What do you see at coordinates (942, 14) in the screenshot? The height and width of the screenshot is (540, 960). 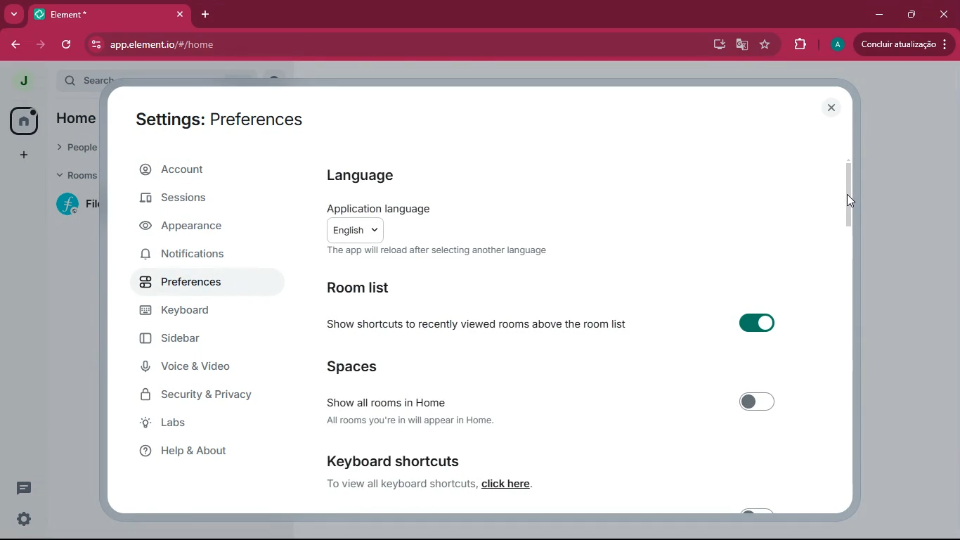 I see `close` at bounding box center [942, 14].